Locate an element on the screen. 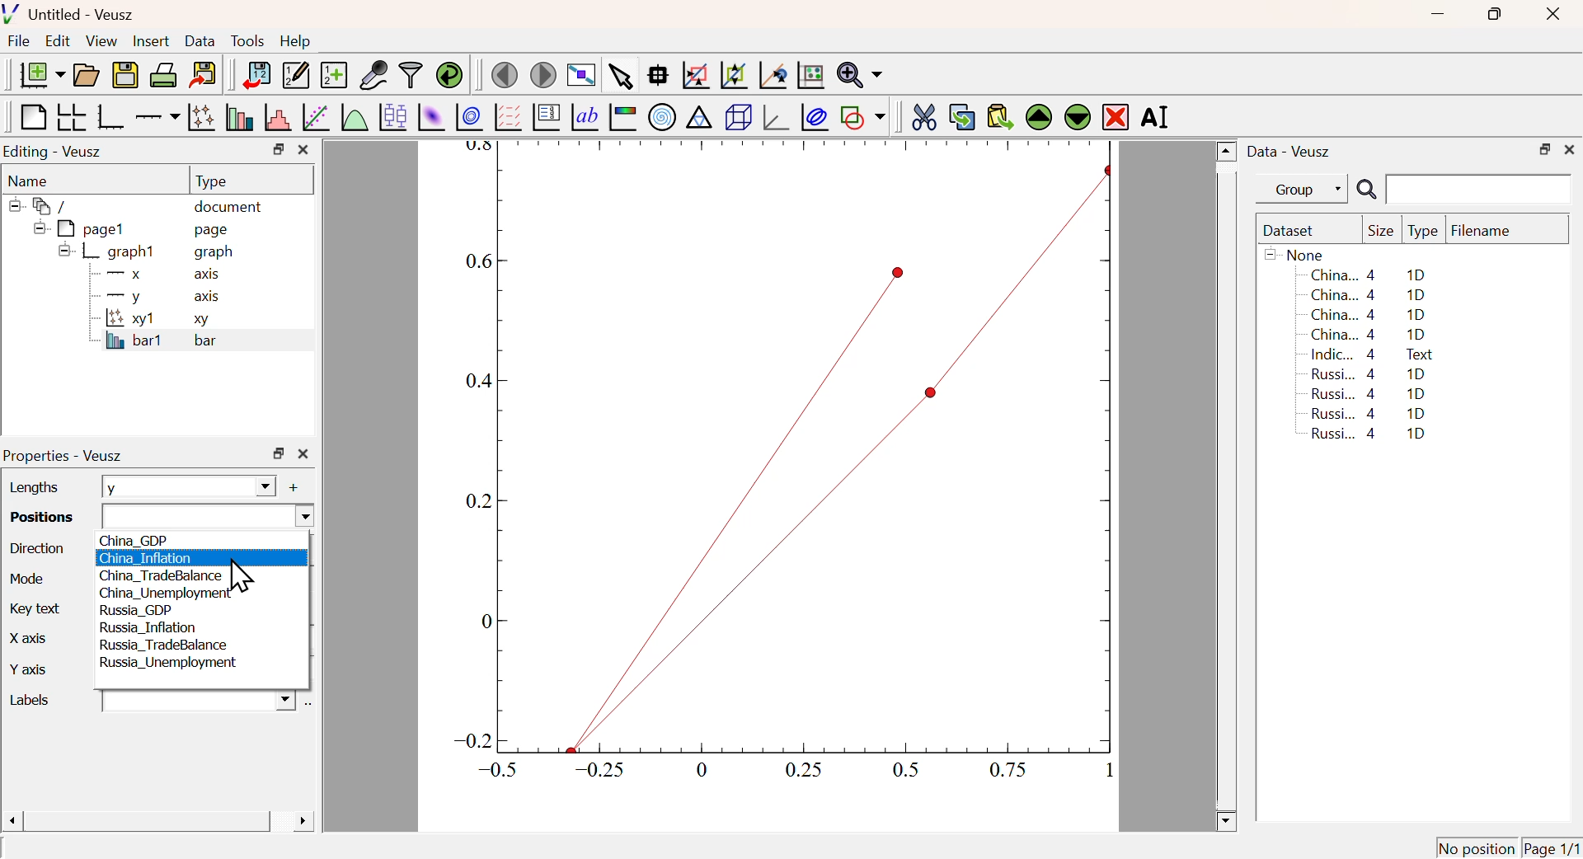  Click to Reset Graph axis is located at coordinates (810, 73).